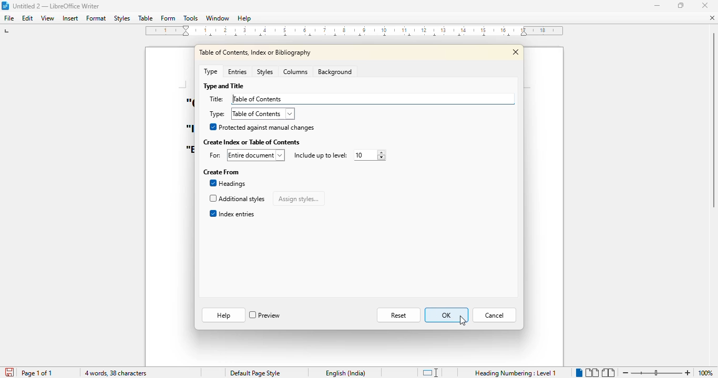 This screenshot has height=378, width=718. What do you see at coordinates (430, 372) in the screenshot?
I see `standard selection` at bounding box center [430, 372].